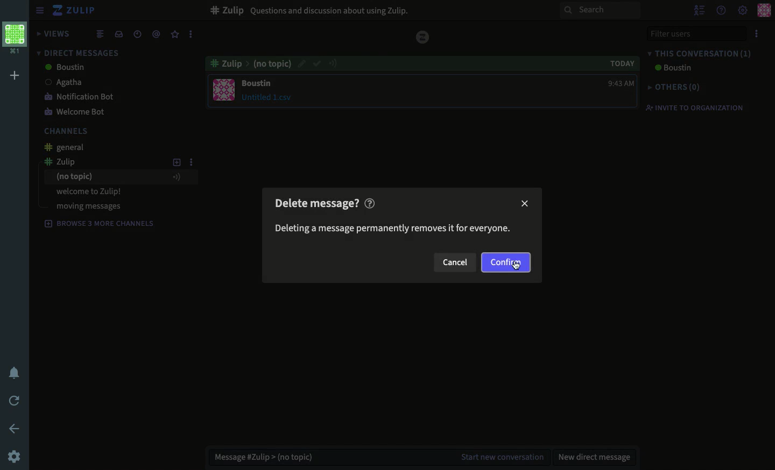  I want to click on cancel, so click(455, 261).